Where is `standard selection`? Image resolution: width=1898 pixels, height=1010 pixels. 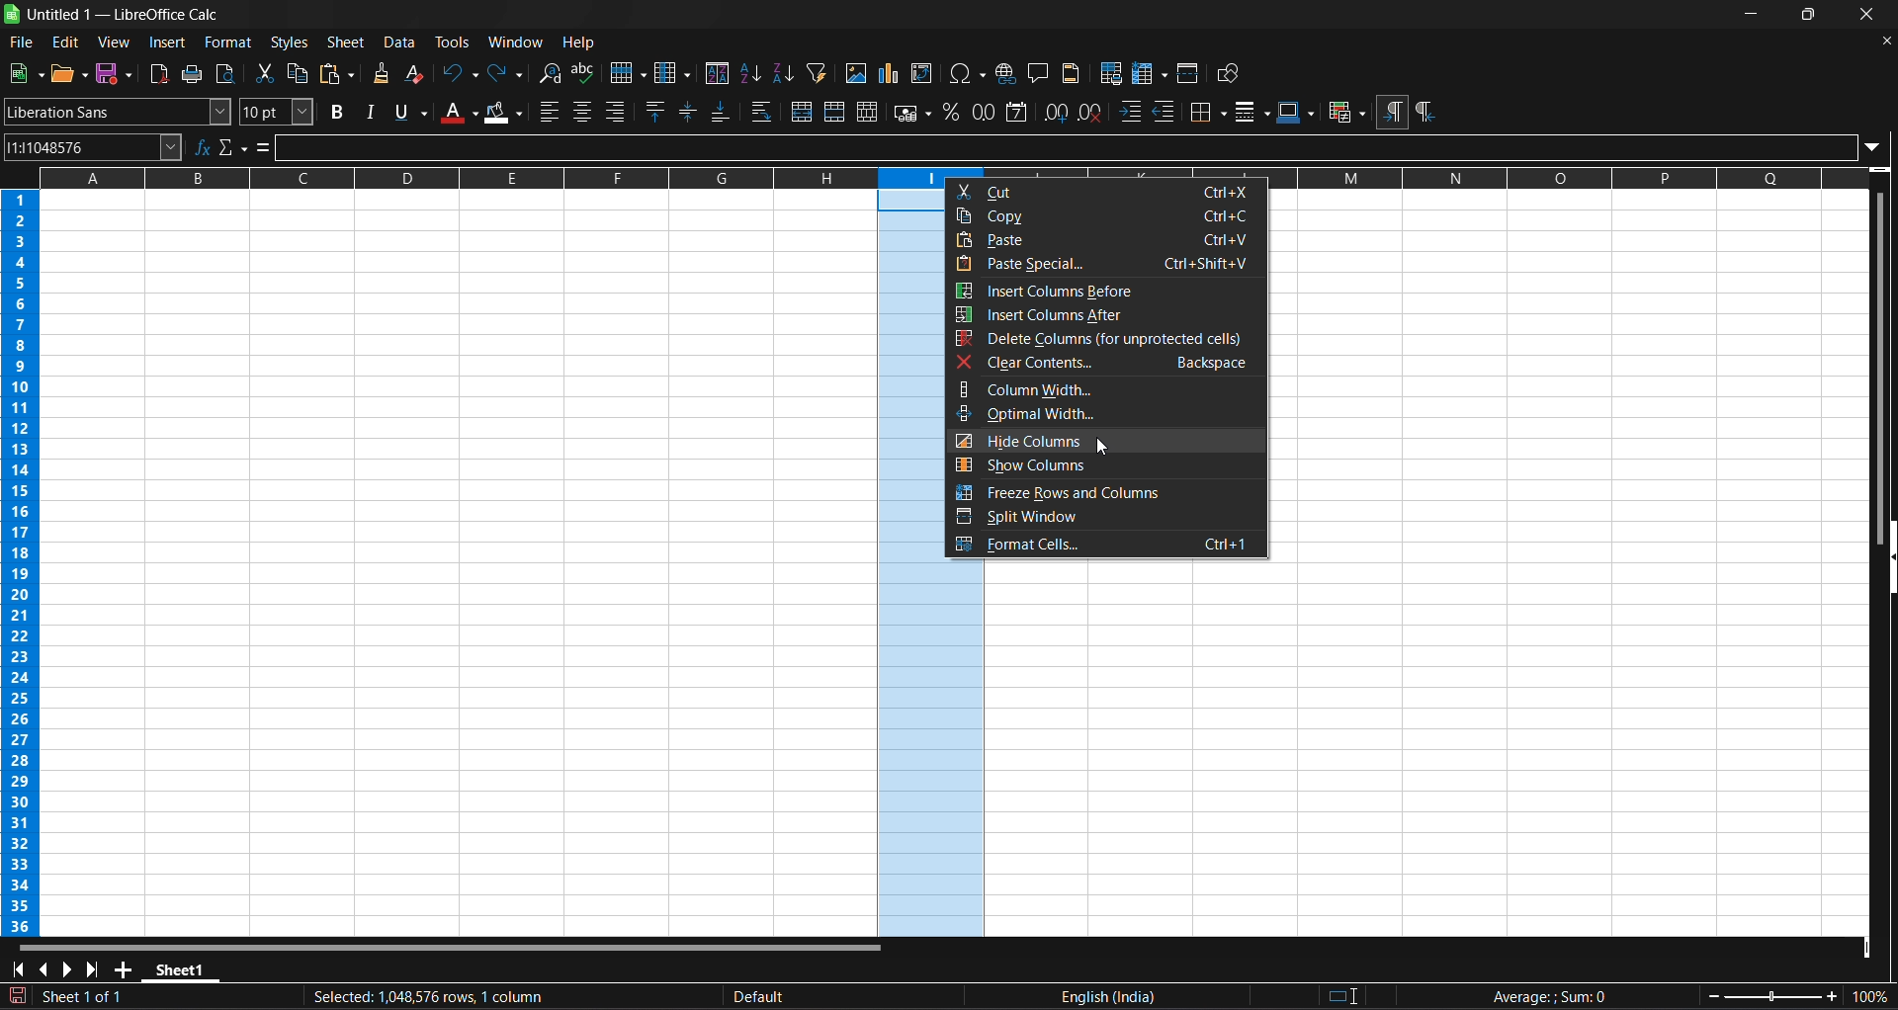 standard selection is located at coordinates (1352, 995).